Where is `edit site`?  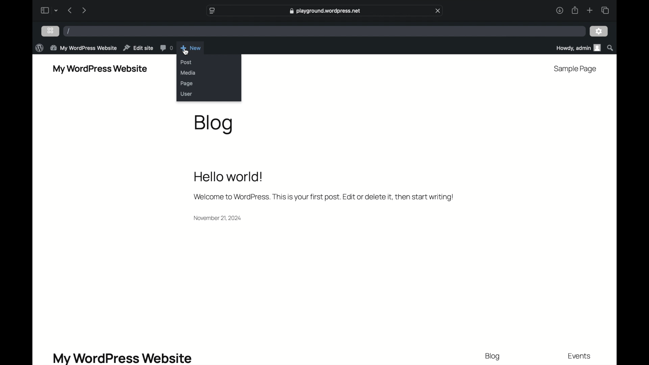
edit site is located at coordinates (139, 48).